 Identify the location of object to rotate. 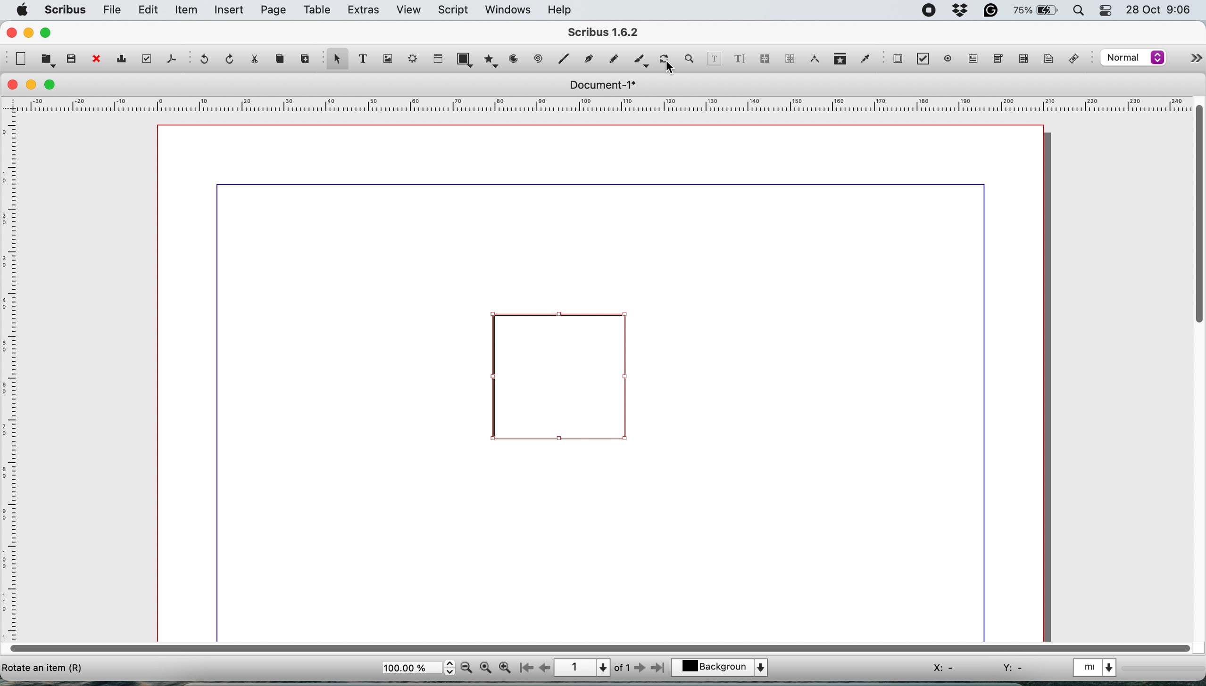
(560, 382).